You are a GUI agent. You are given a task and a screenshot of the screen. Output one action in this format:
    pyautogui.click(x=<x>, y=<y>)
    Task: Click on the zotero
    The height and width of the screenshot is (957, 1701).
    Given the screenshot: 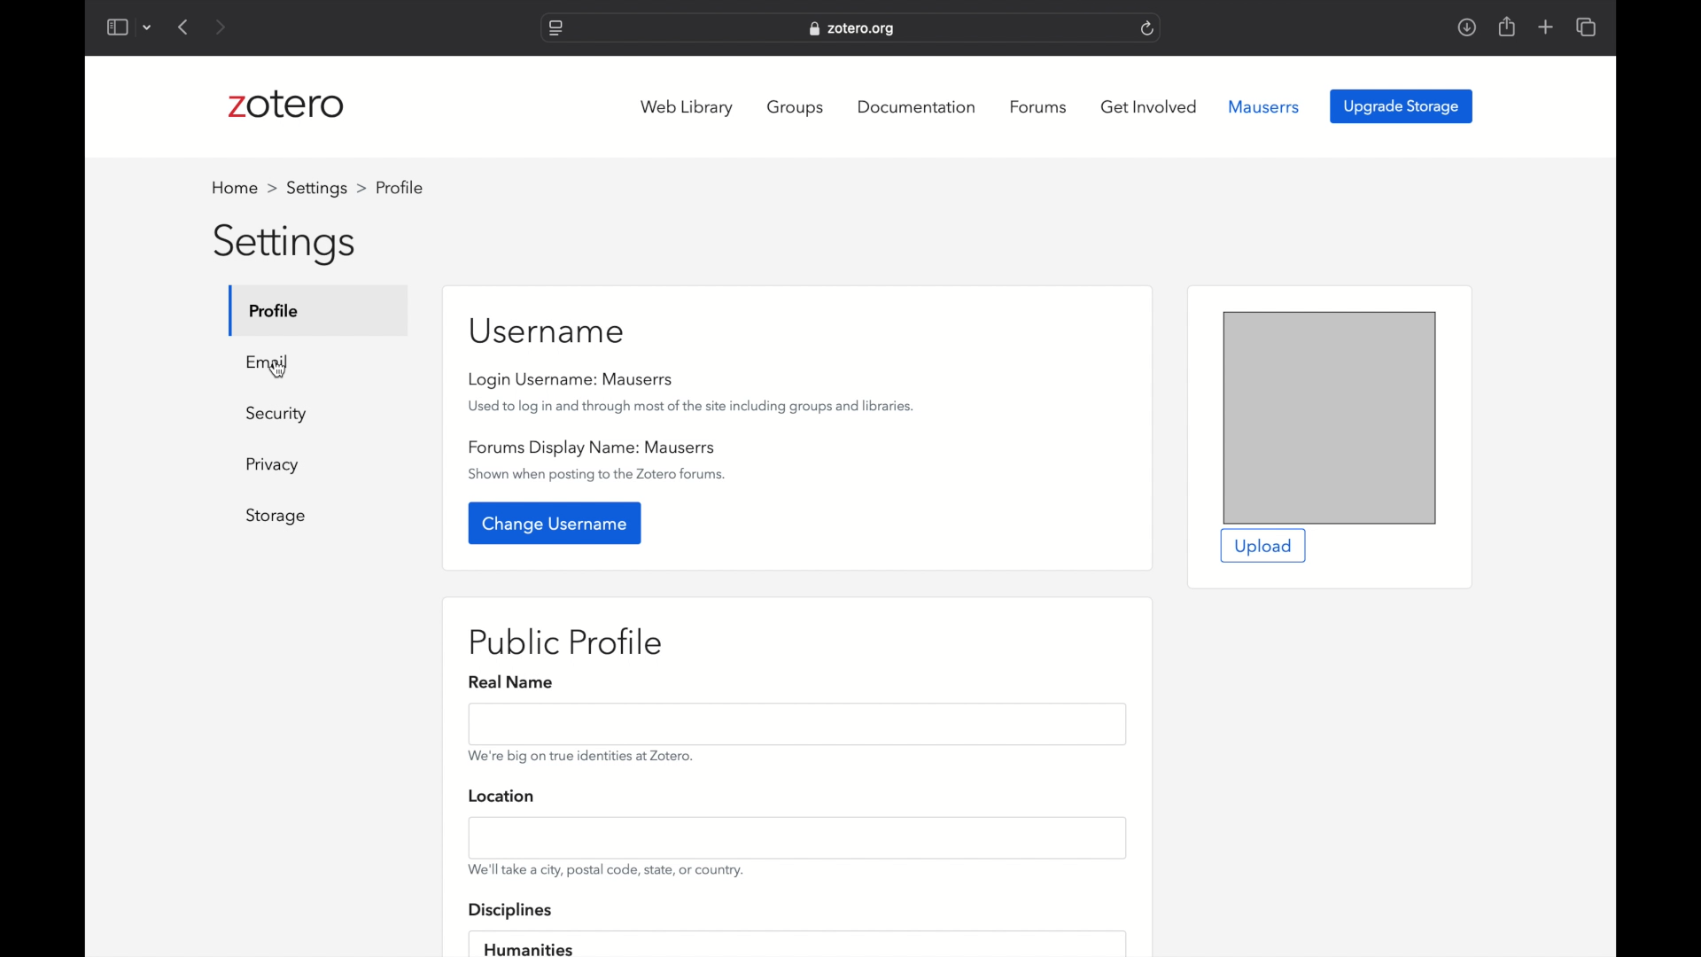 What is the action you would take?
    pyautogui.click(x=287, y=105)
    